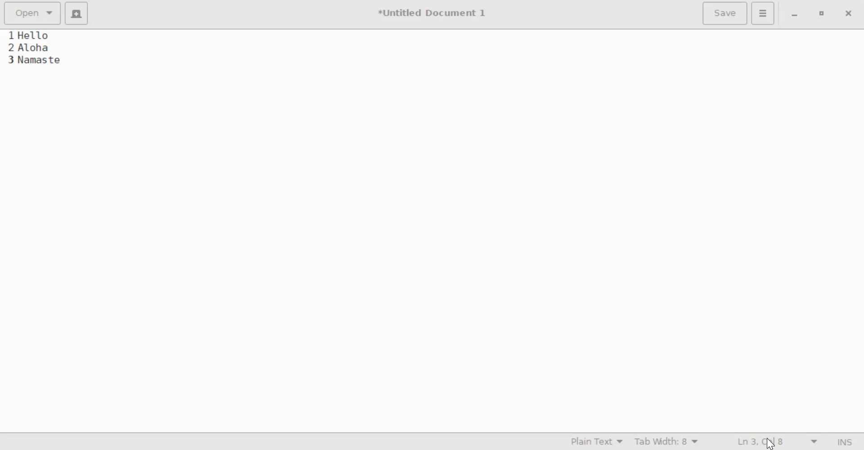 This screenshot has width=864, height=450. What do you see at coordinates (77, 13) in the screenshot?
I see `create a new document` at bounding box center [77, 13].